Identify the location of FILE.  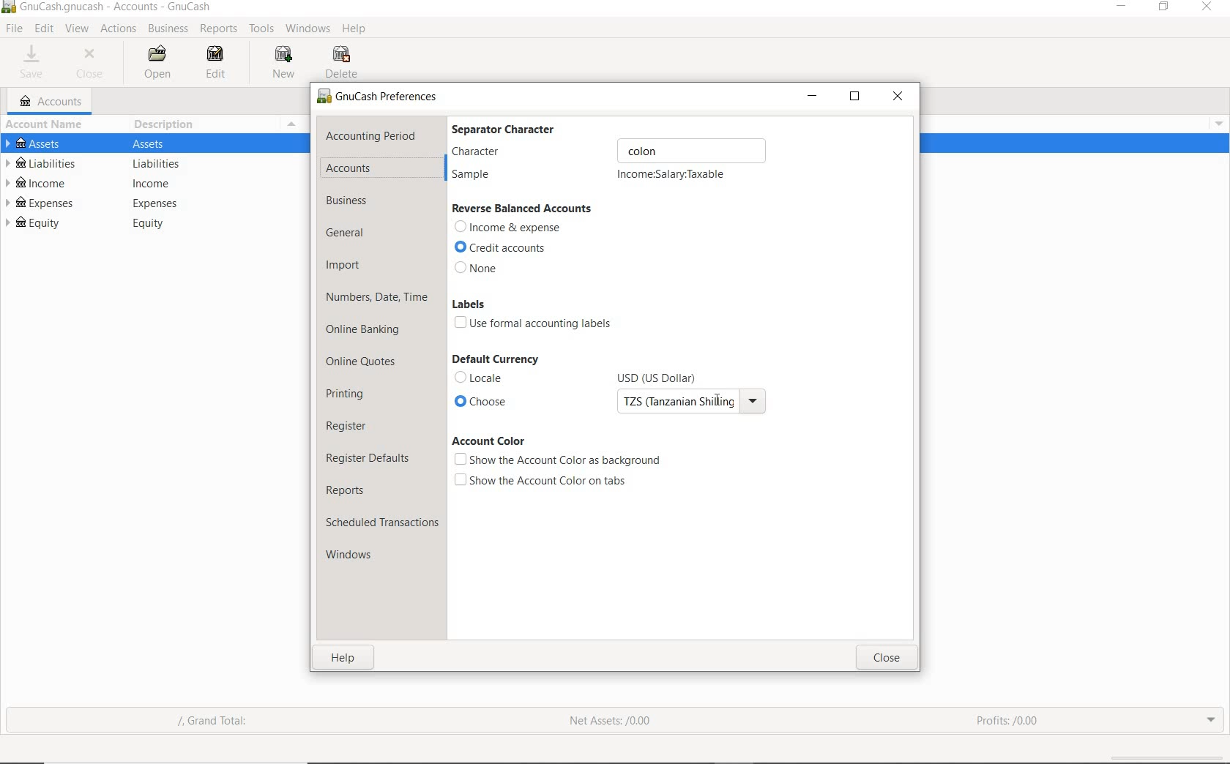
(13, 29).